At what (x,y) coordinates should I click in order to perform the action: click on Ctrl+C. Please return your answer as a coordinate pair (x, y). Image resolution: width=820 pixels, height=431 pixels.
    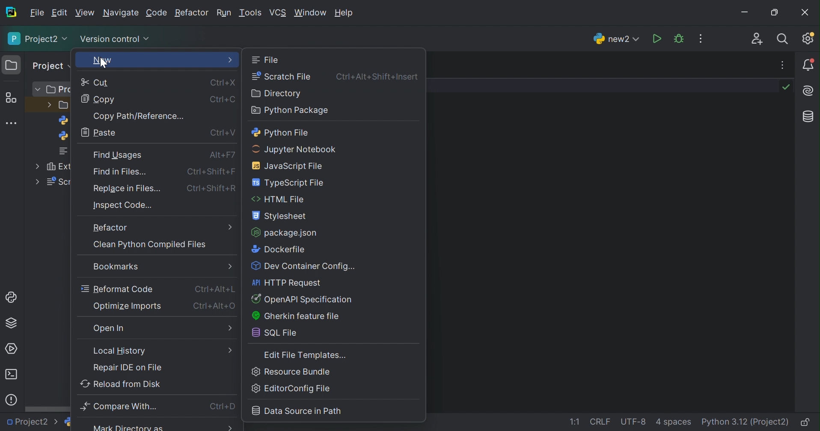
    Looking at the image, I should click on (220, 98).